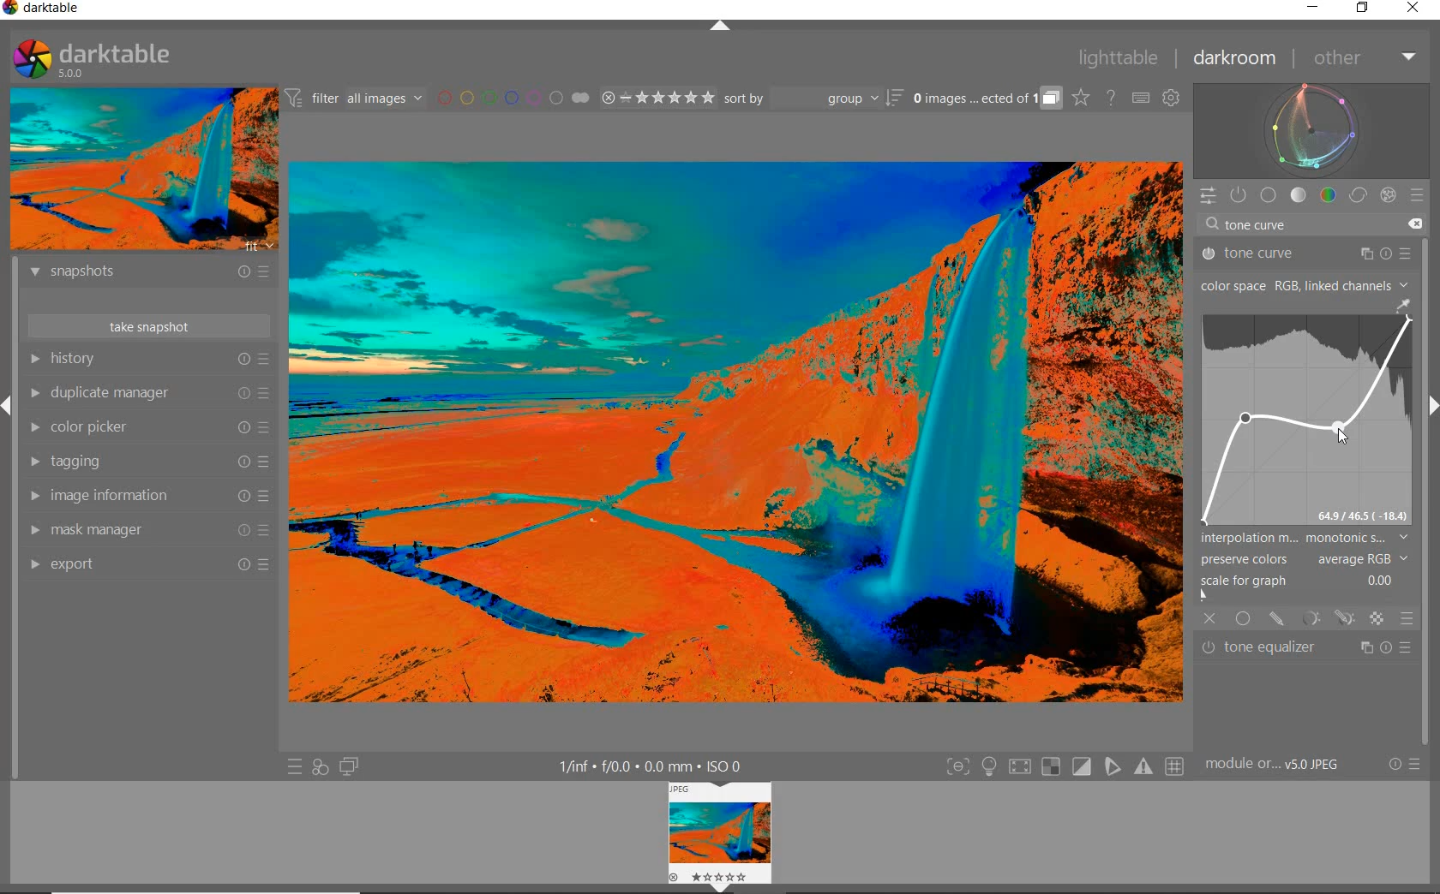  I want to click on duplicate manager, so click(148, 392).